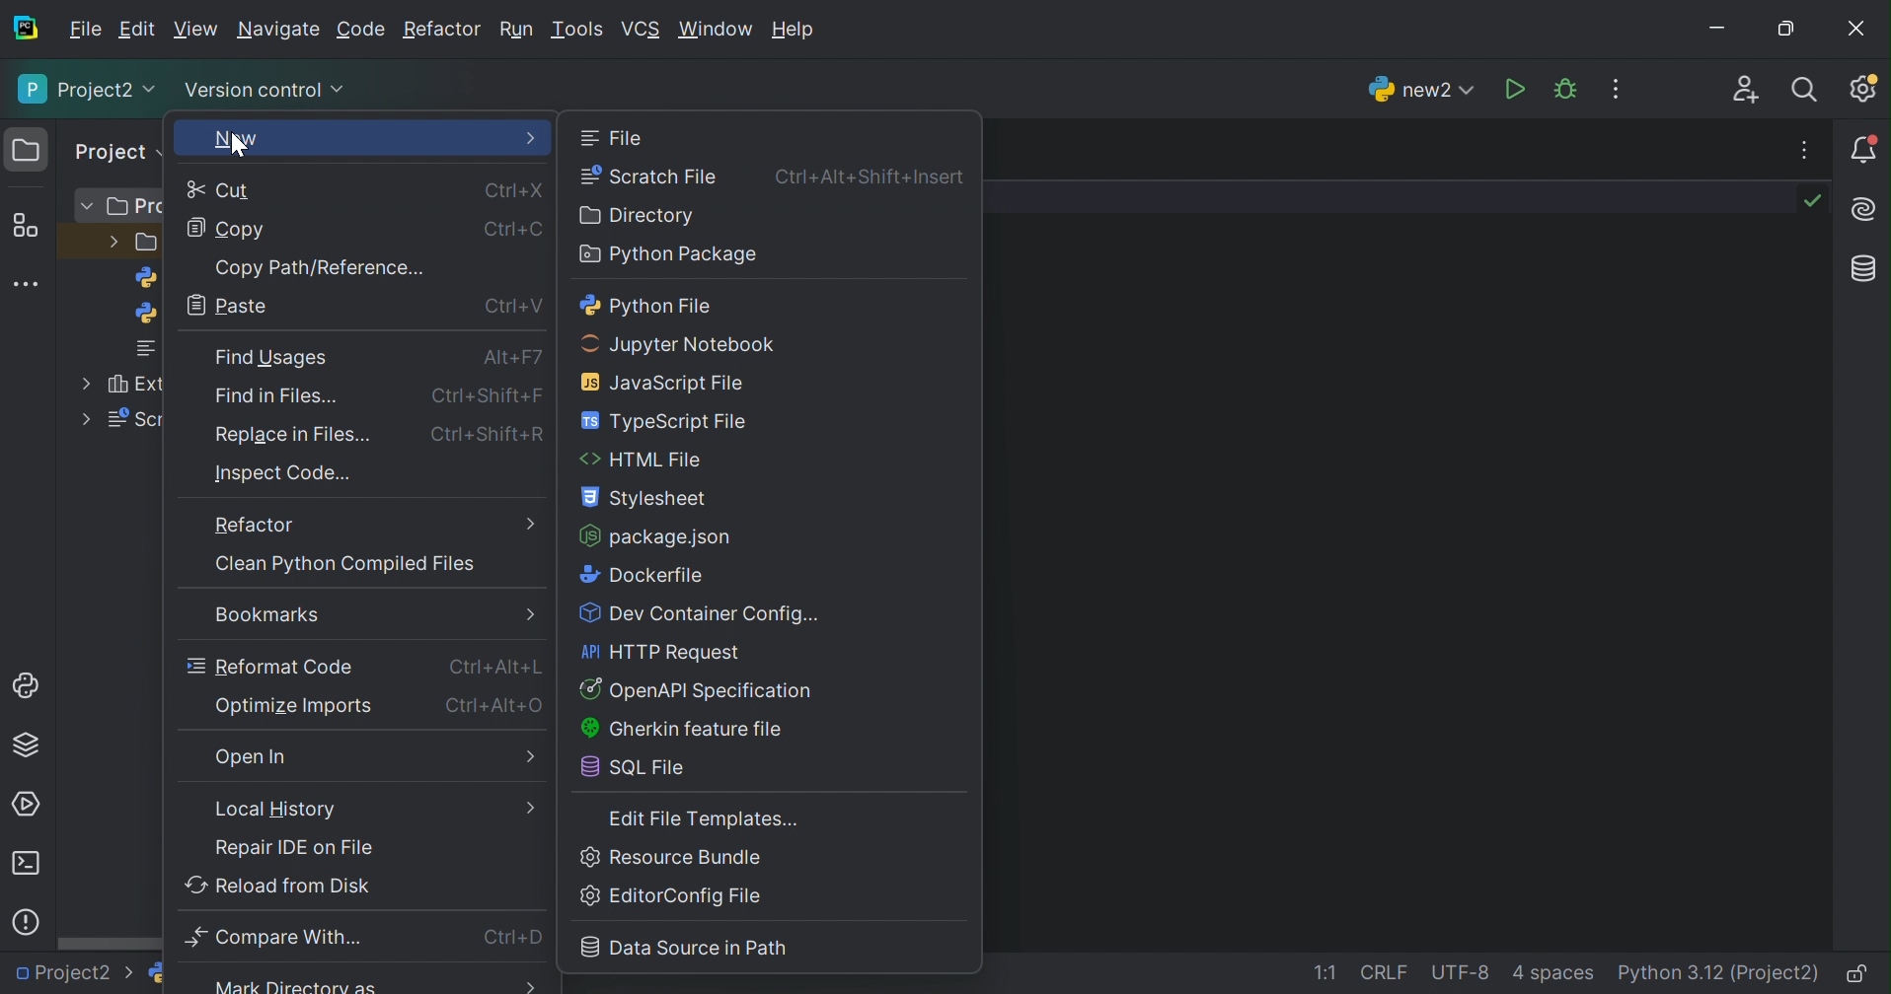 This screenshot has height=994, width=1891. What do you see at coordinates (526, 986) in the screenshot?
I see `More` at bounding box center [526, 986].